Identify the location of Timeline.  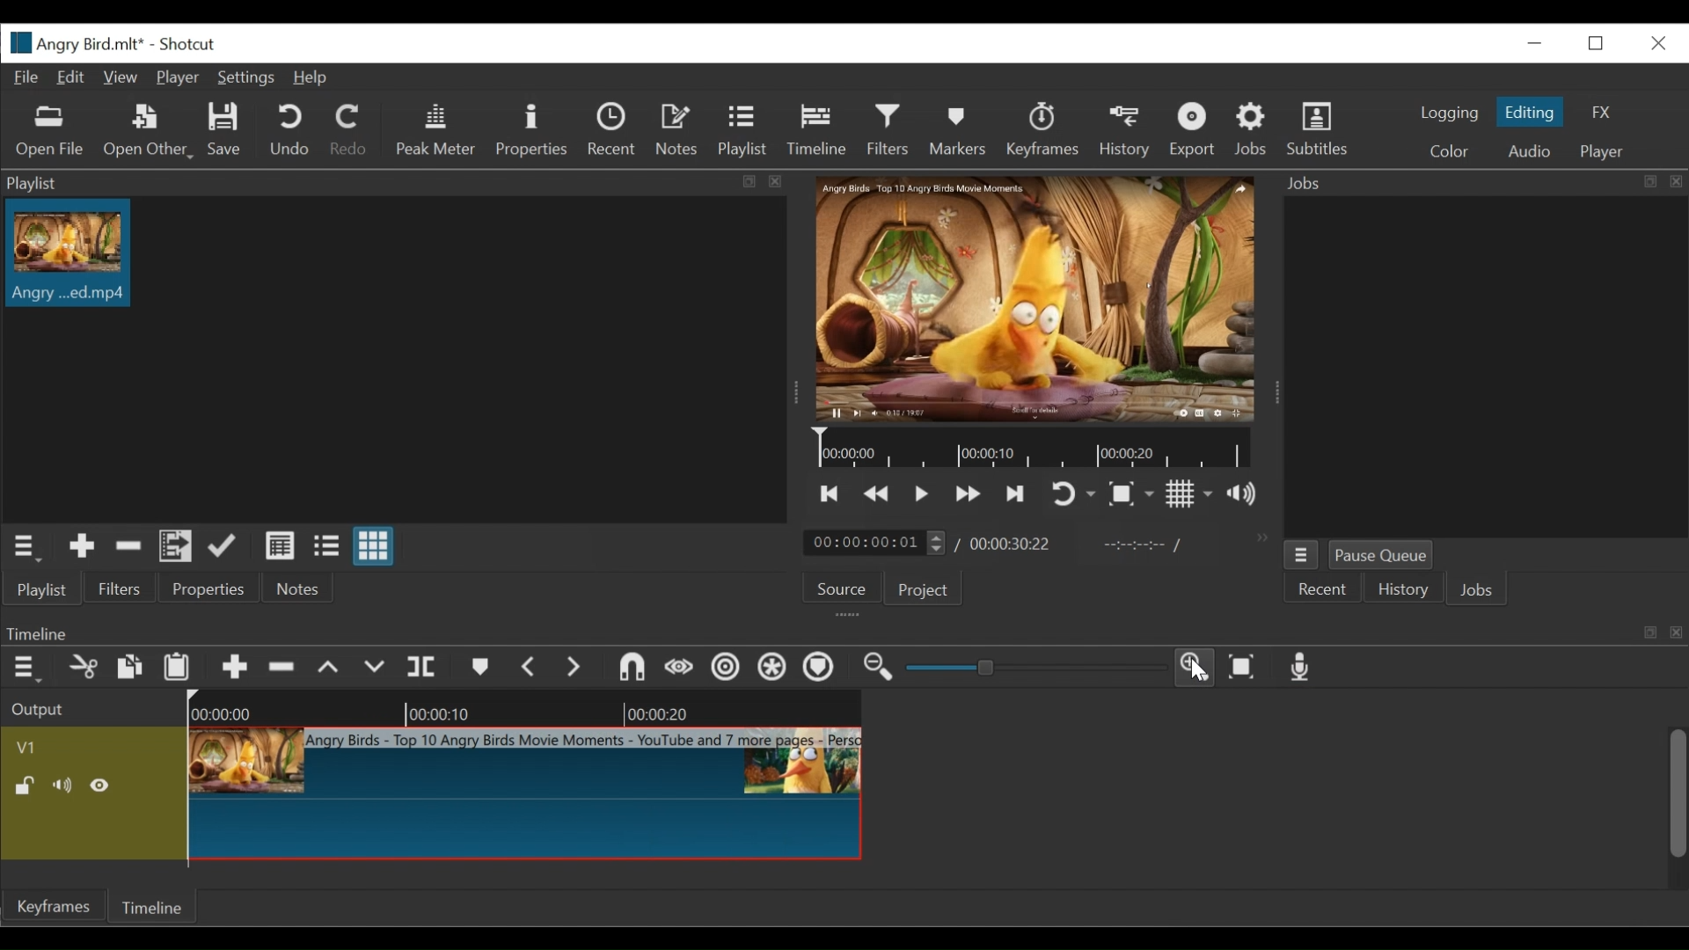
(531, 709).